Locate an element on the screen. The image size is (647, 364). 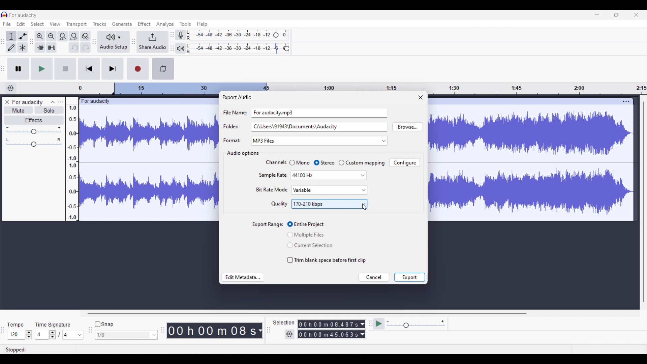
Collapse is located at coordinates (53, 102).